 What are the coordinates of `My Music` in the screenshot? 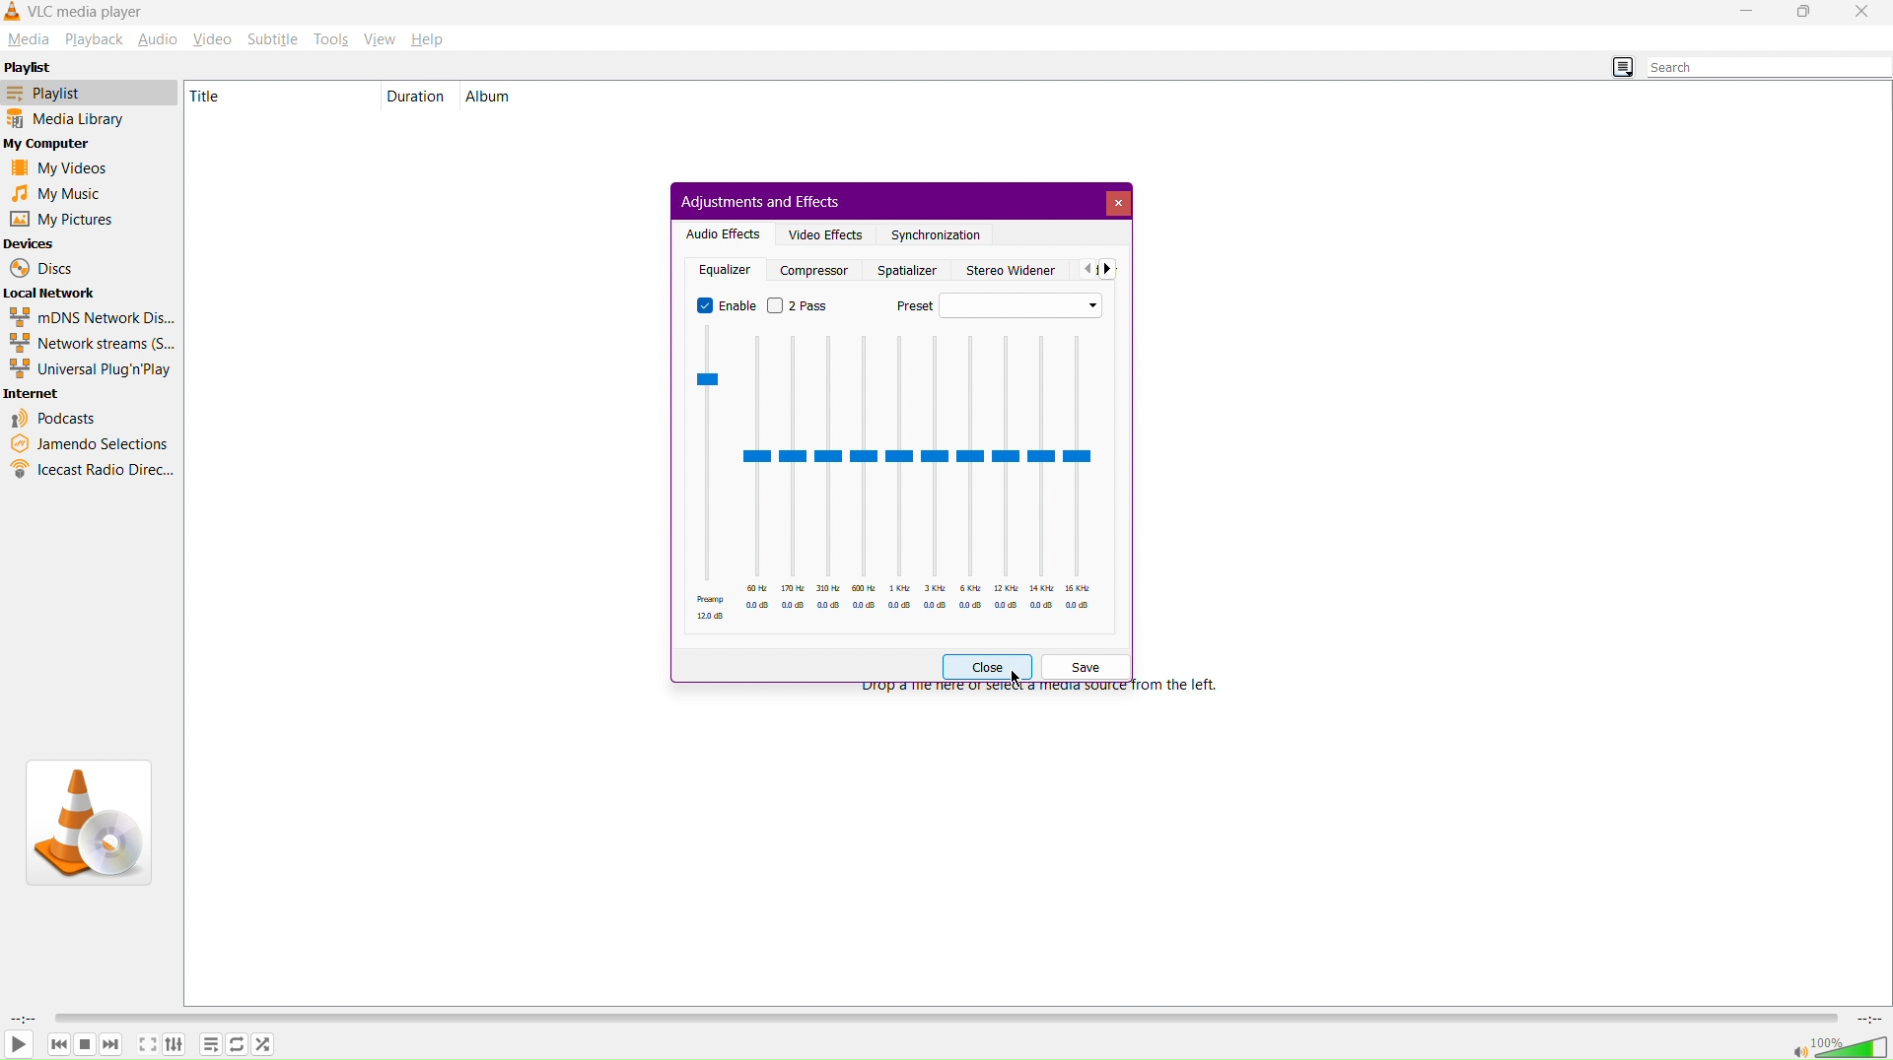 It's located at (58, 195).